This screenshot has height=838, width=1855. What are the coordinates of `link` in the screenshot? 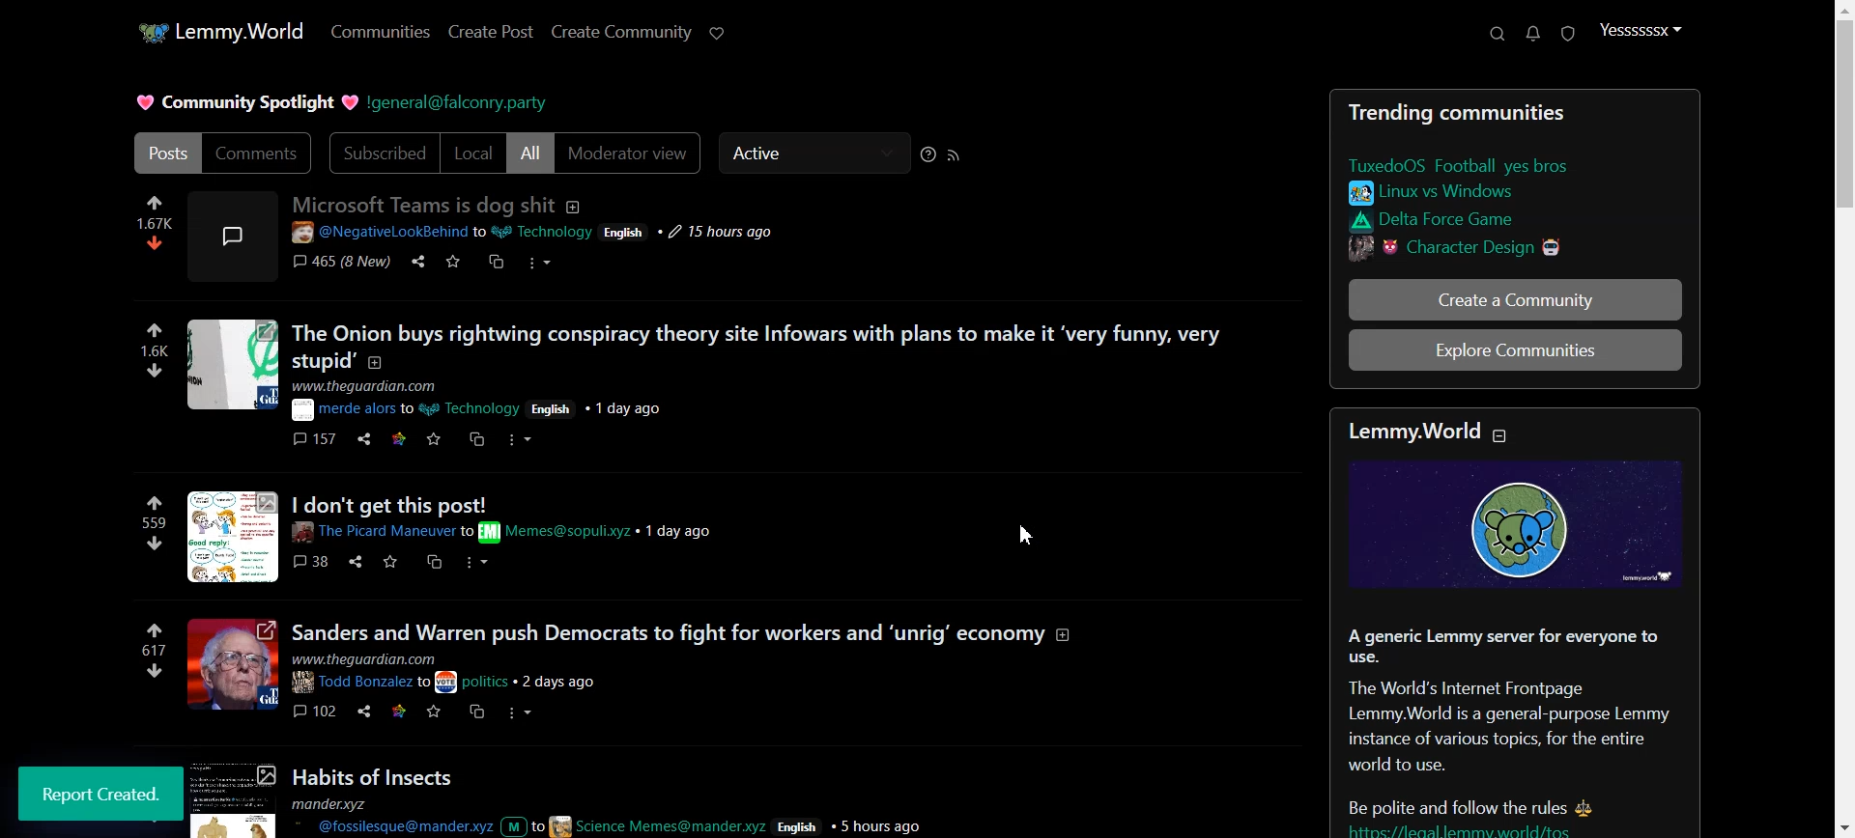 It's located at (1478, 247).